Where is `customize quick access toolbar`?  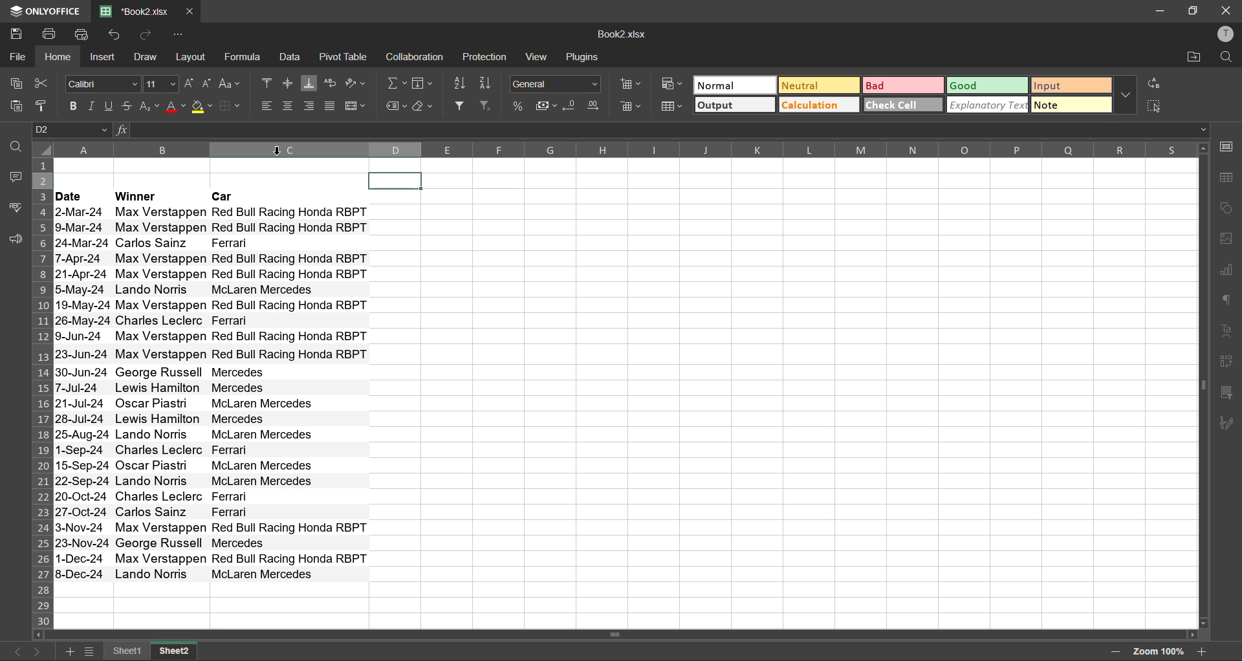
customize quick access toolbar is located at coordinates (180, 35).